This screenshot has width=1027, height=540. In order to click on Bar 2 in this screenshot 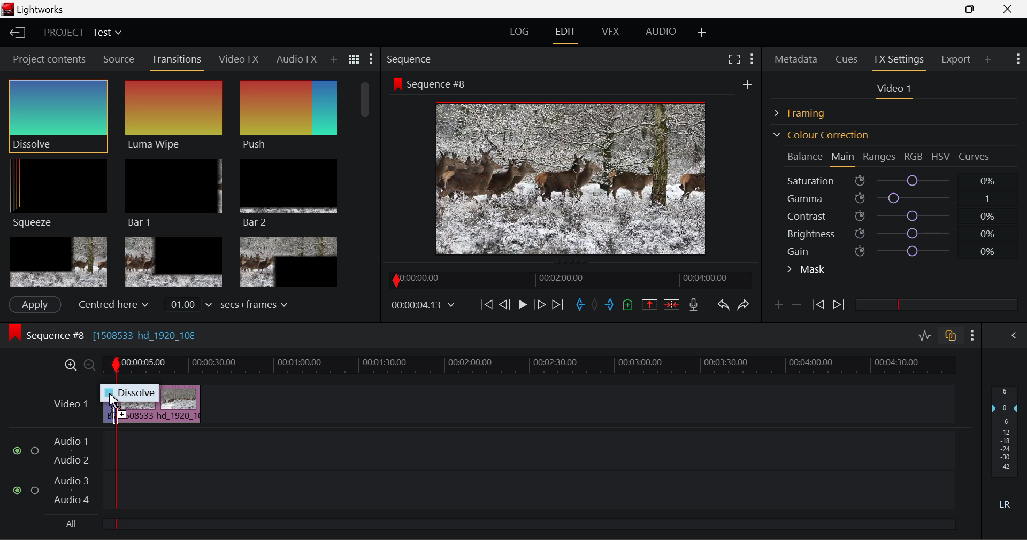, I will do `click(288, 193)`.